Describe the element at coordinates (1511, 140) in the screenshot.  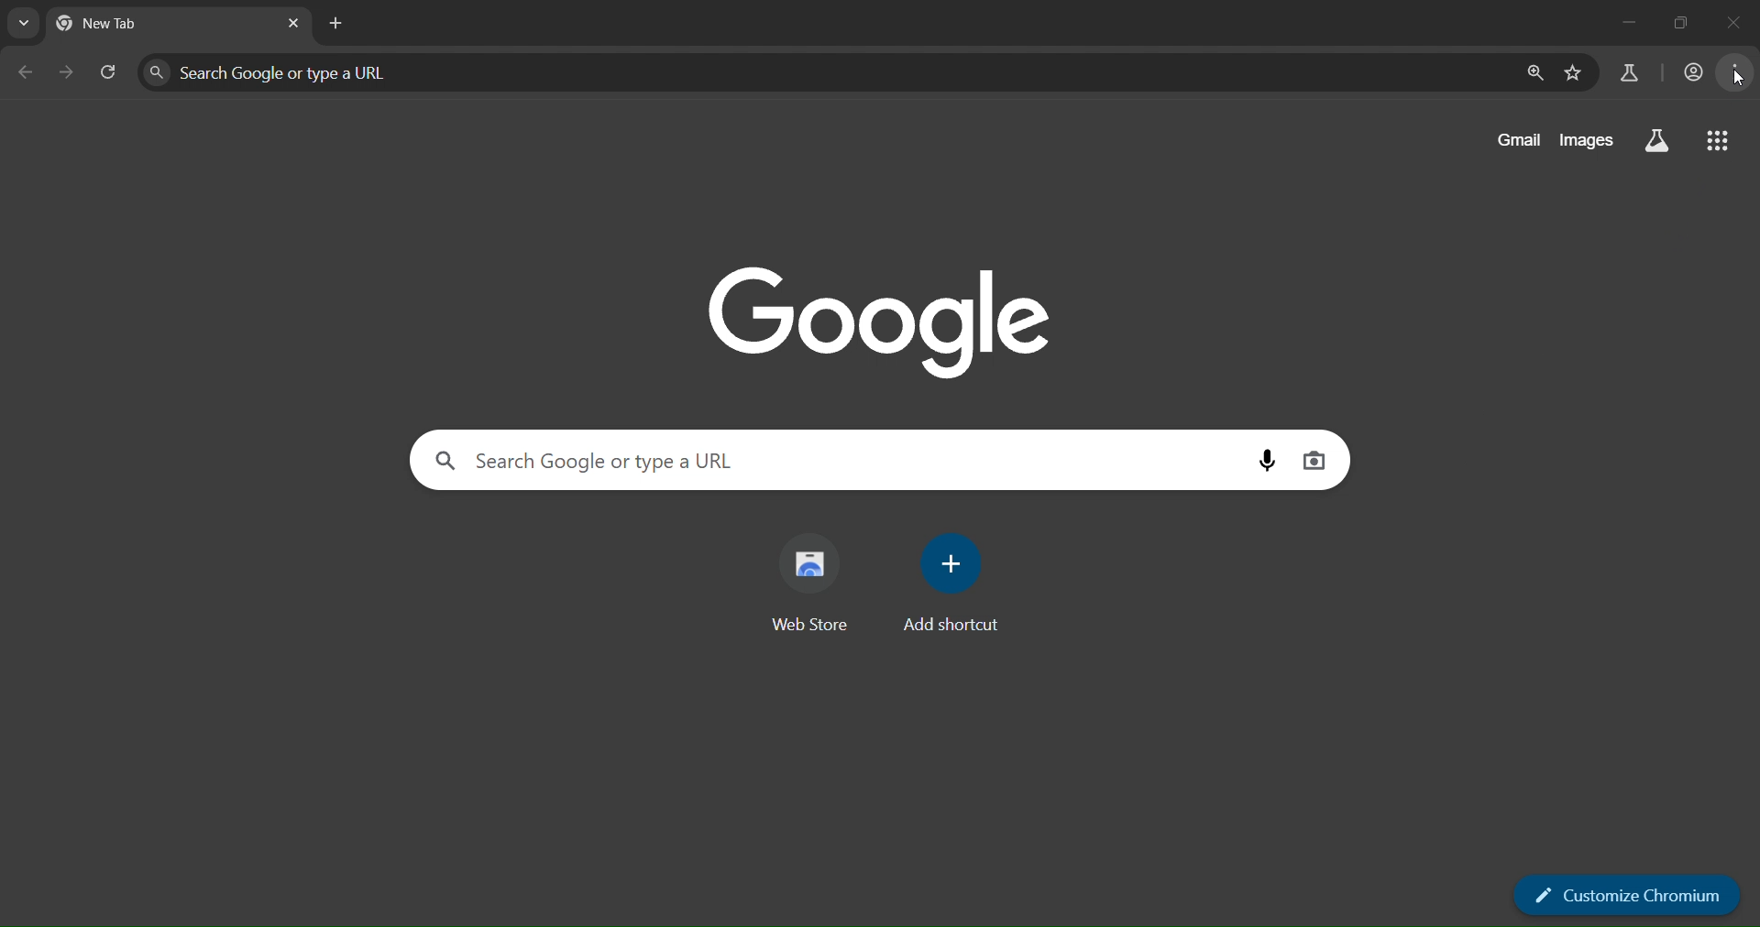
I see `gmail` at that location.